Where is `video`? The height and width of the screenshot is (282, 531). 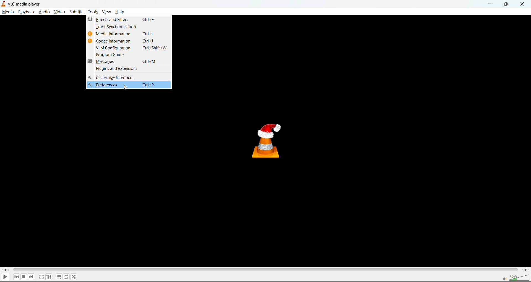
video is located at coordinates (59, 12).